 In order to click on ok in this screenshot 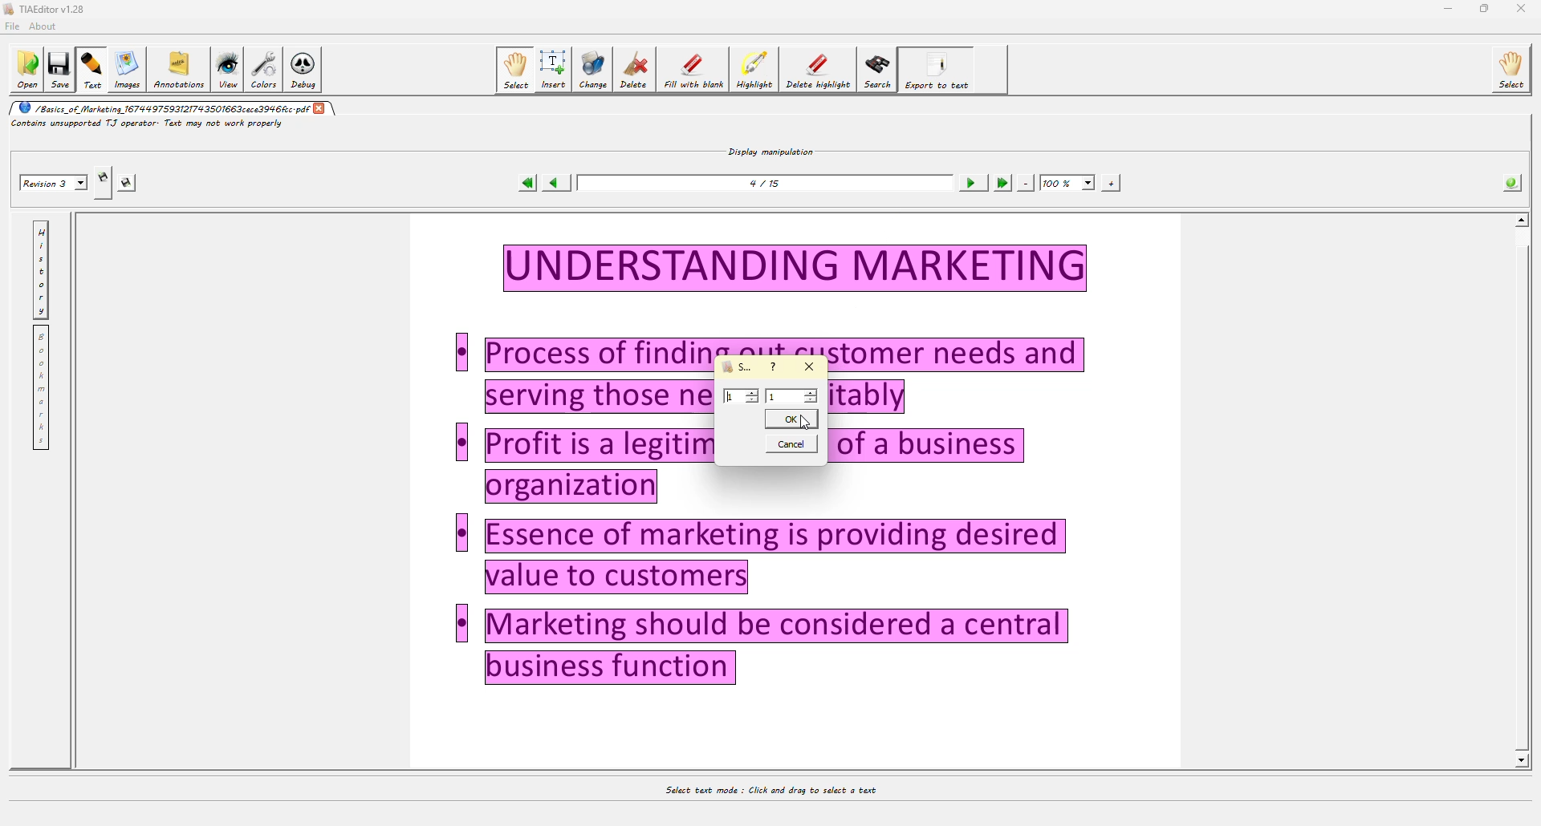, I will do `click(791, 417)`.